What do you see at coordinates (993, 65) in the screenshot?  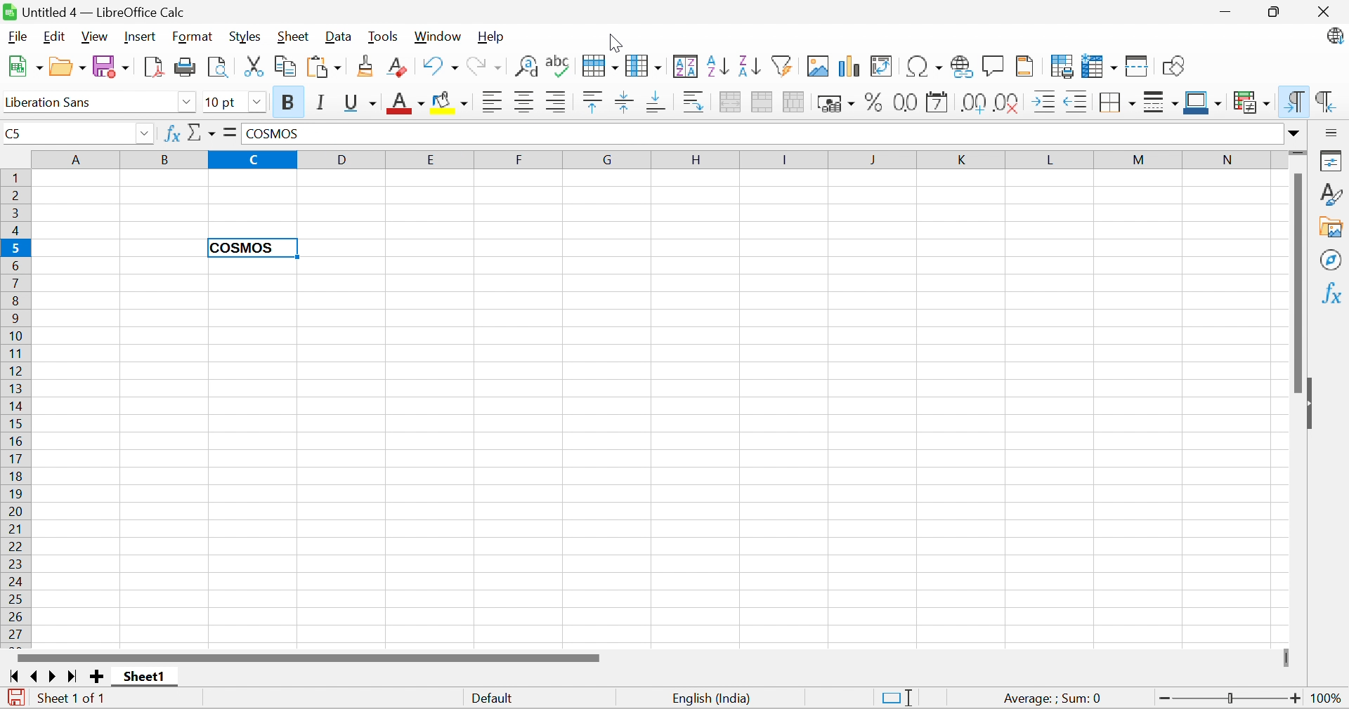 I see `Insert Comment` at bounding box center [993, 65].